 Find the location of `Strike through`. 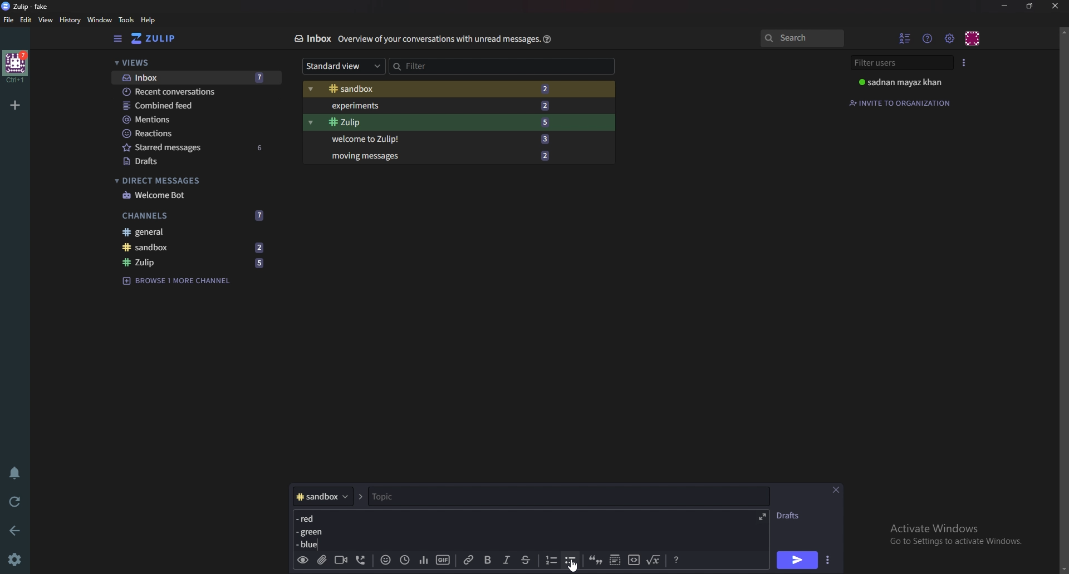

Strike through is located at coordinates (526, 560).